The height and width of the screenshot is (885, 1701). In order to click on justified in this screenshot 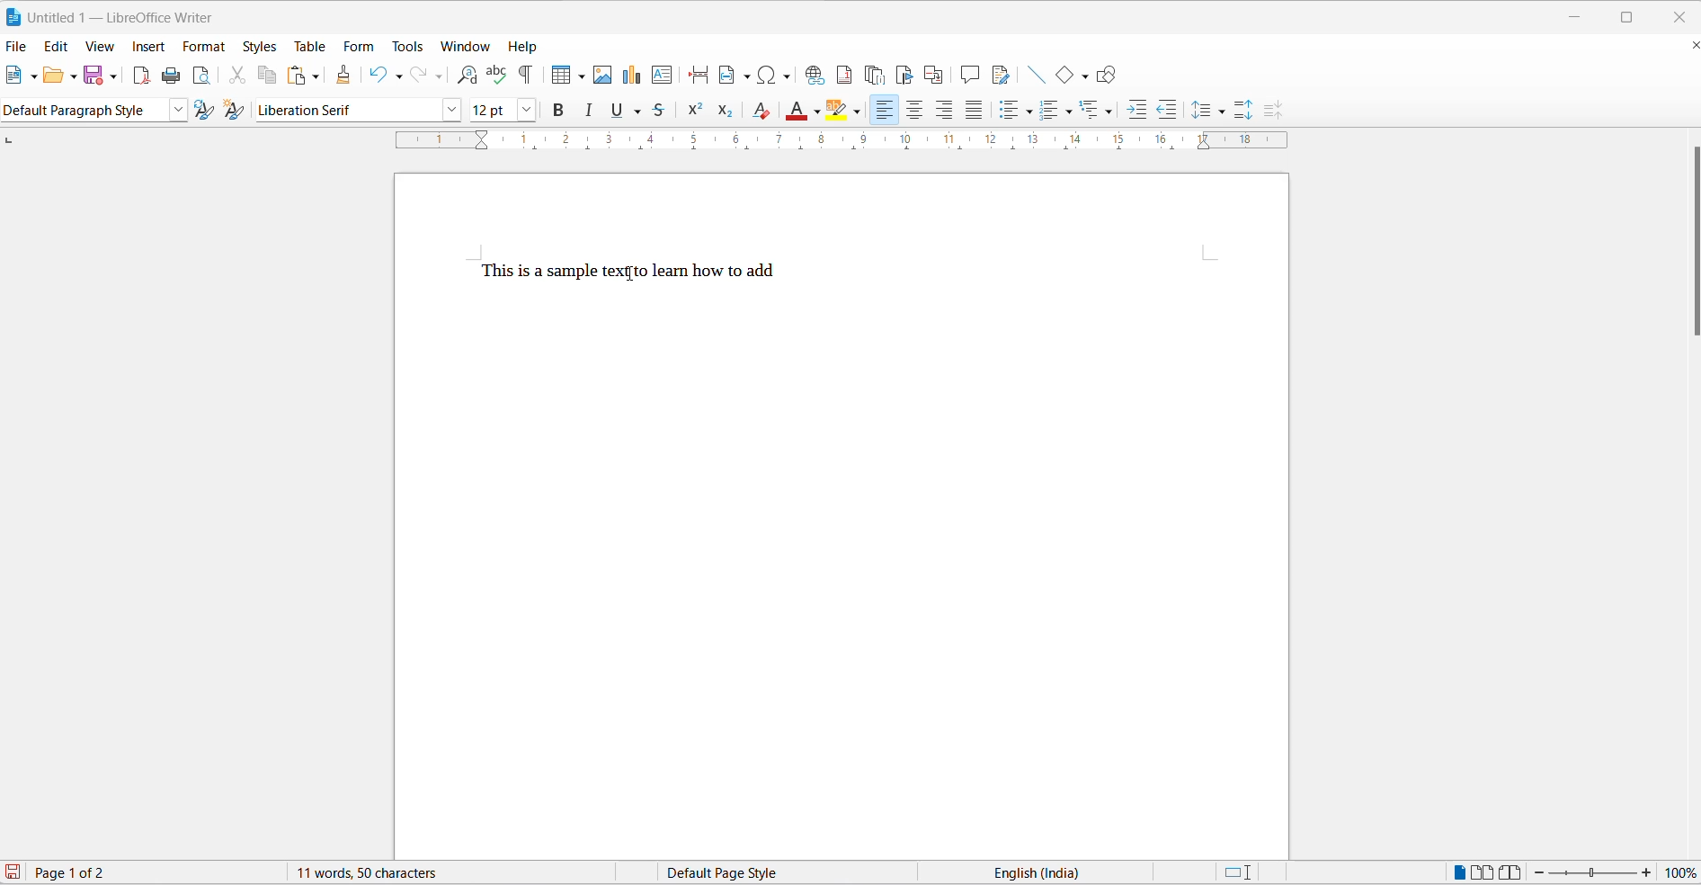, I will do `click(972, 110)`.